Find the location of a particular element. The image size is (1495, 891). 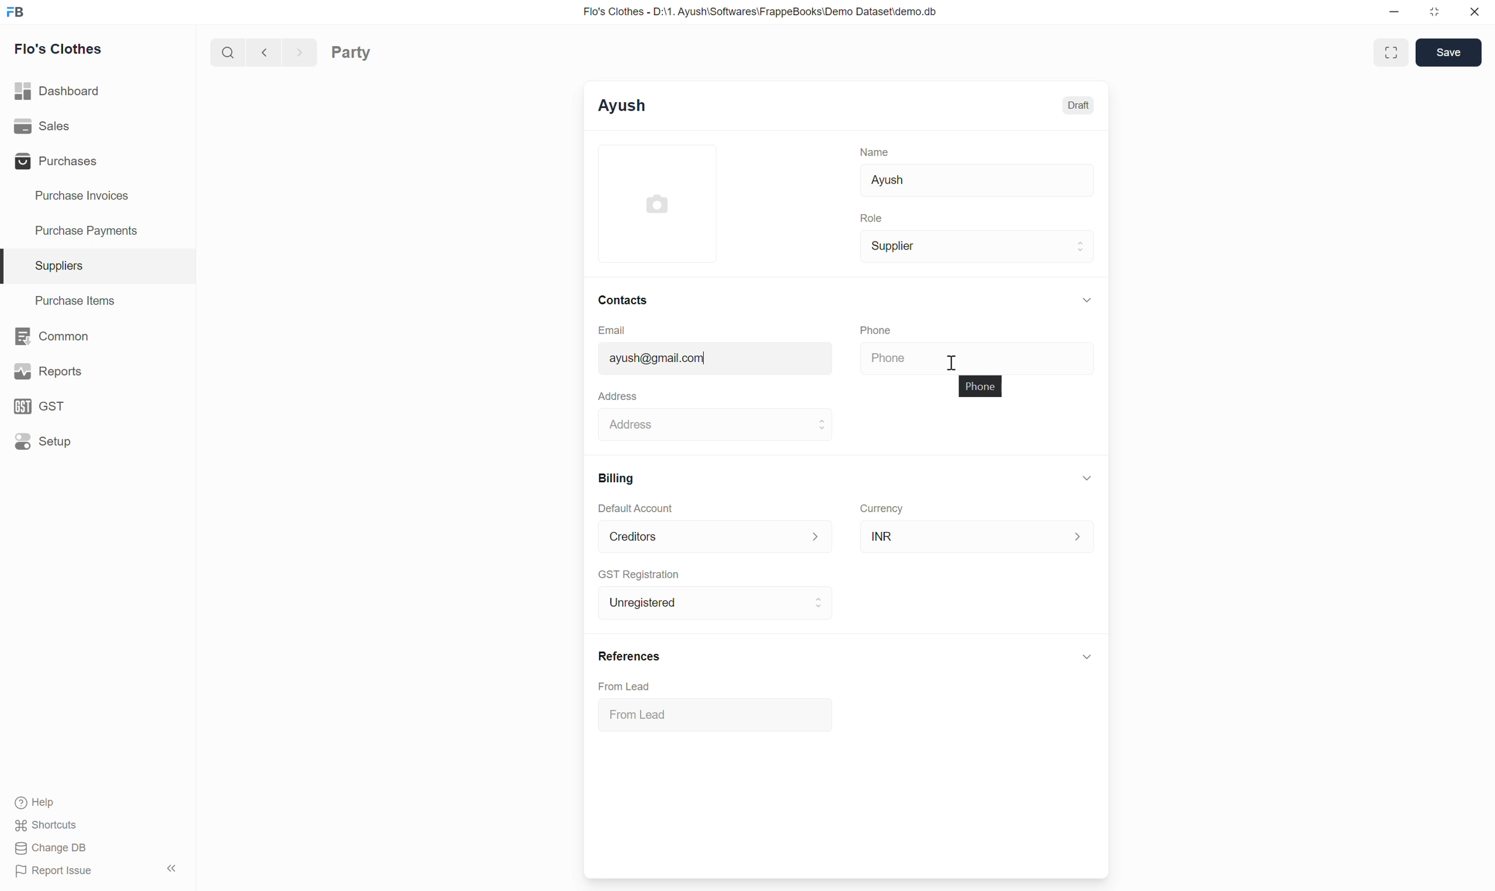

Phone is located at coordinates (876, 330).